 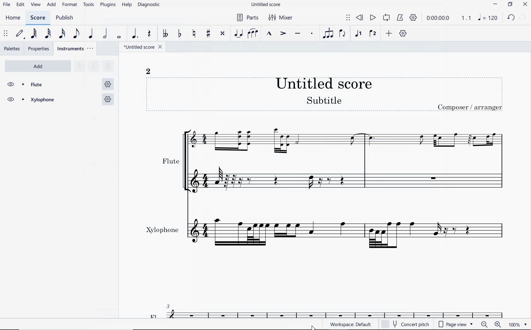 I want to click on 64TH NOTE, so click(x=33, y=34).